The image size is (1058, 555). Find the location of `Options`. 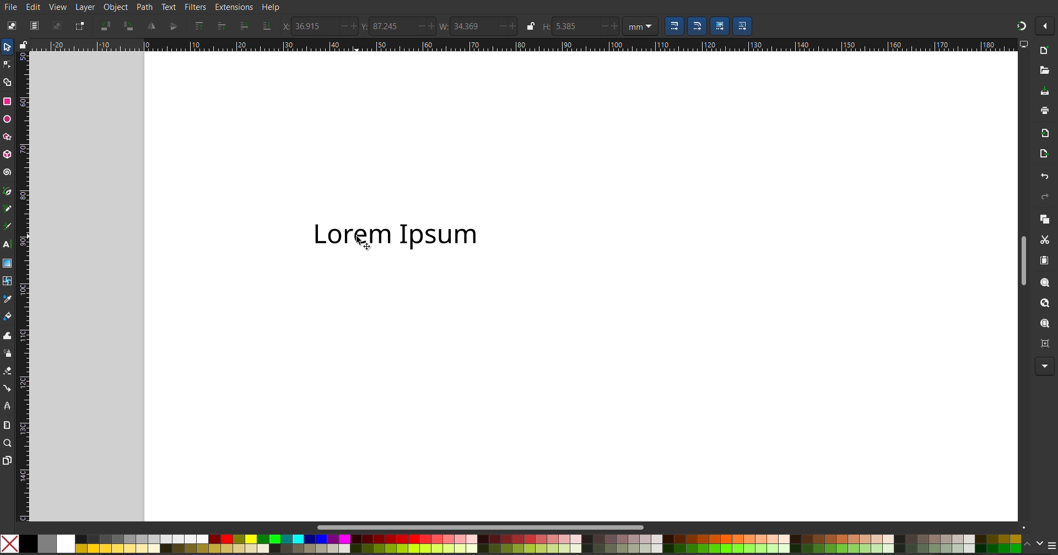

Options is located at coordinates (1045, 25).